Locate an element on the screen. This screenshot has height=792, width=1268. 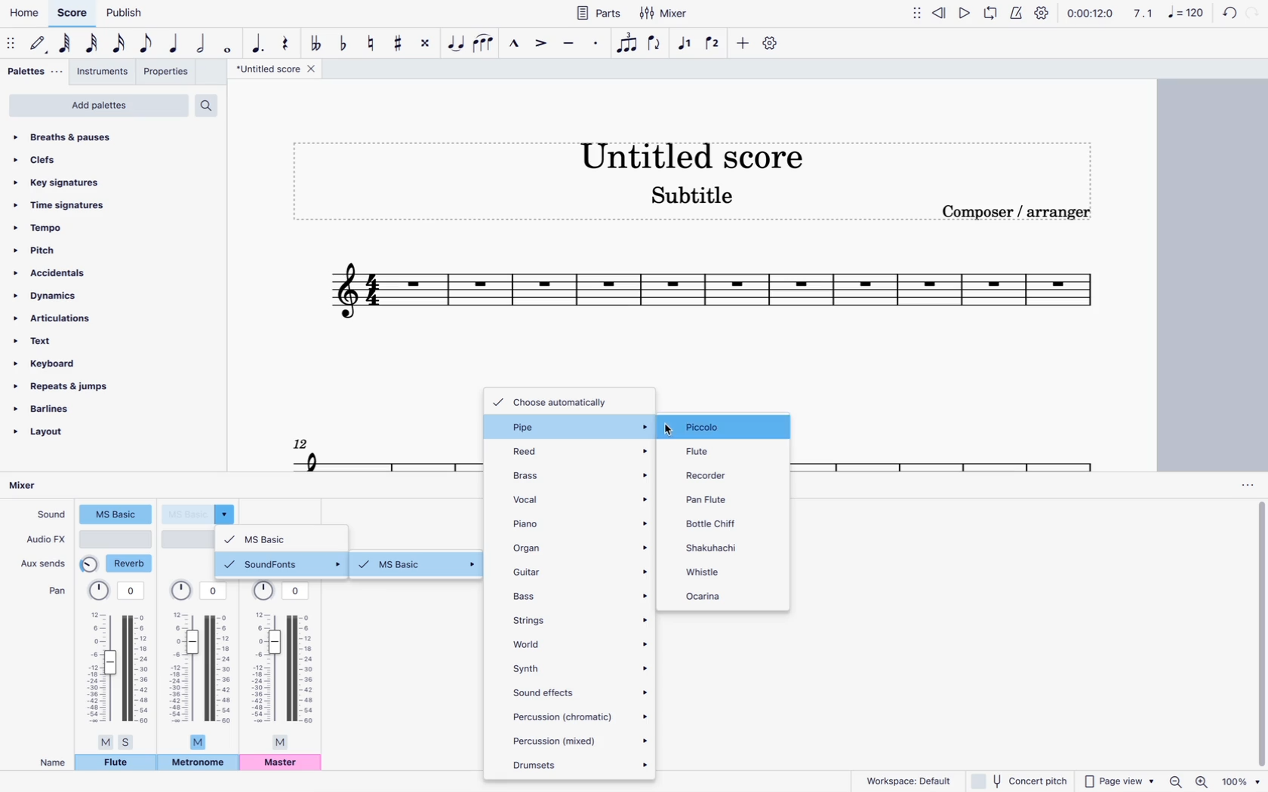
publish is located at coordinates (123, 14).